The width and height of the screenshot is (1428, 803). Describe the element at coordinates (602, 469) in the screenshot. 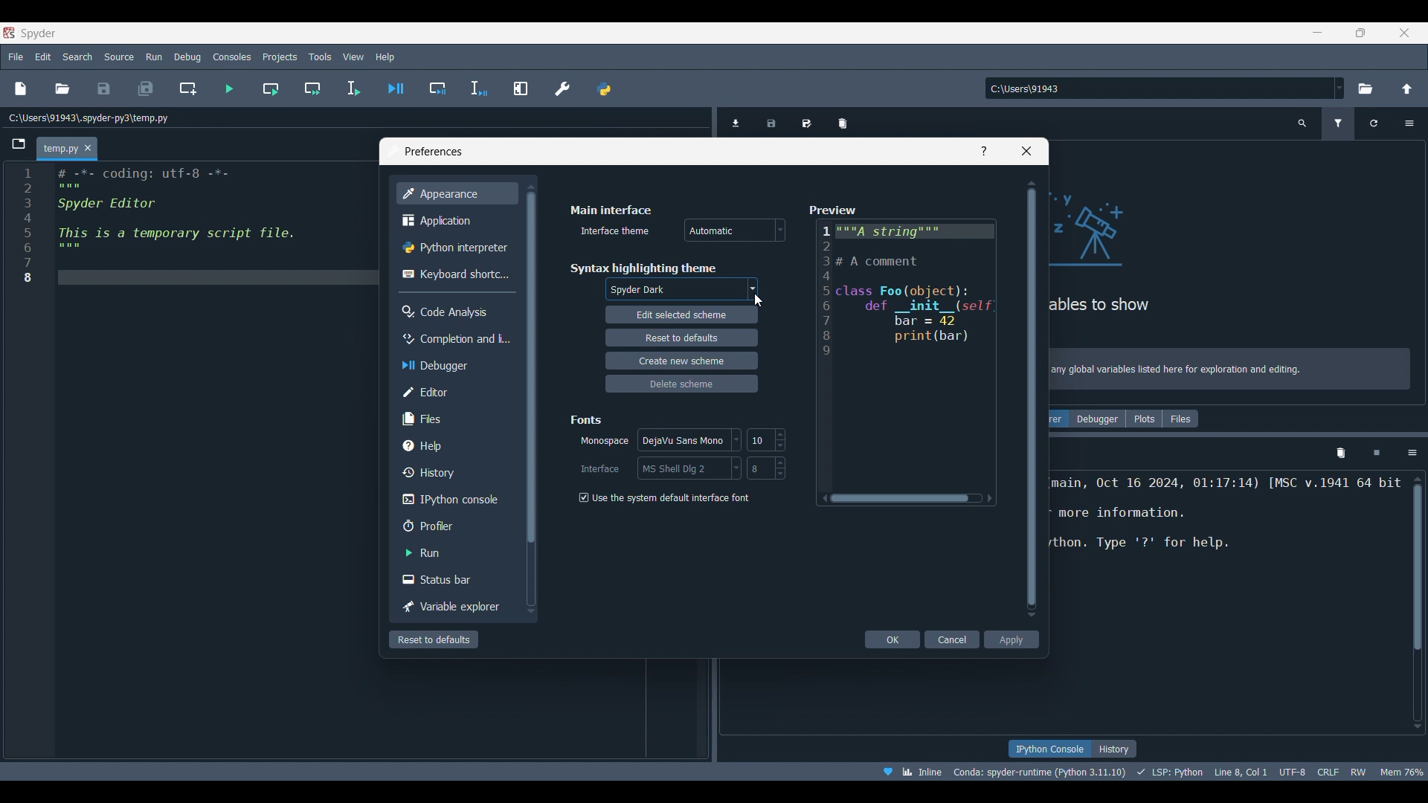

I see `Indicates interface settings` at that location.